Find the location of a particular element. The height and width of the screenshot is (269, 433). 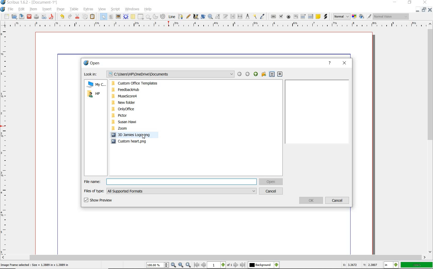

file is located at coordinates (12, 9).